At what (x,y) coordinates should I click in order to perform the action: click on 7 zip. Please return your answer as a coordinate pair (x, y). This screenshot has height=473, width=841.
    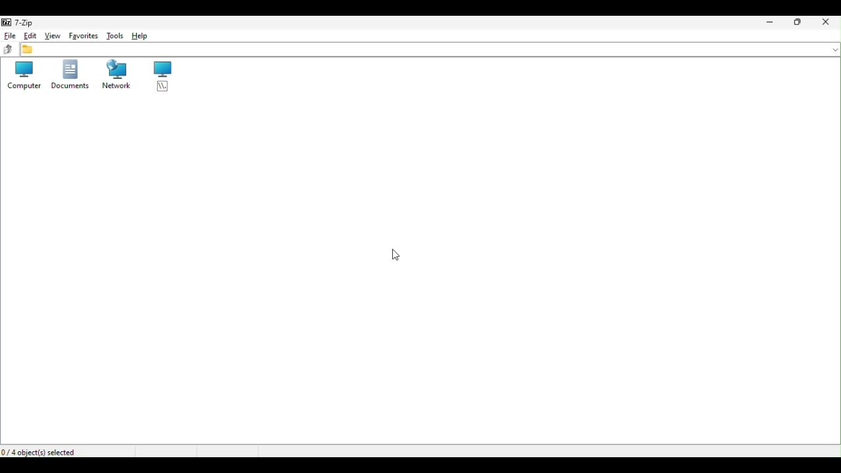
    Looking at the image, I should click on (24, 22).